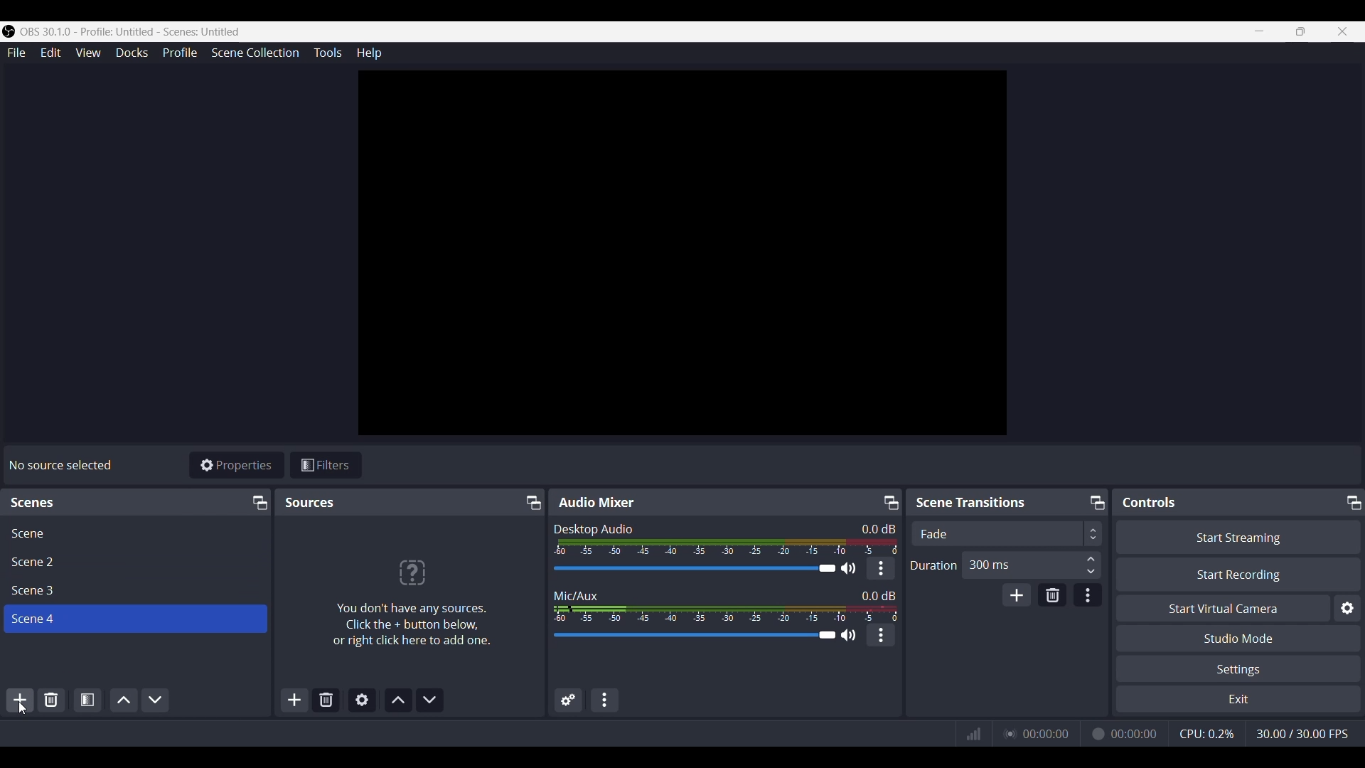 This screenshot has height=768, width=1365. I want to click on ADD SCENES, so click(21, 702).